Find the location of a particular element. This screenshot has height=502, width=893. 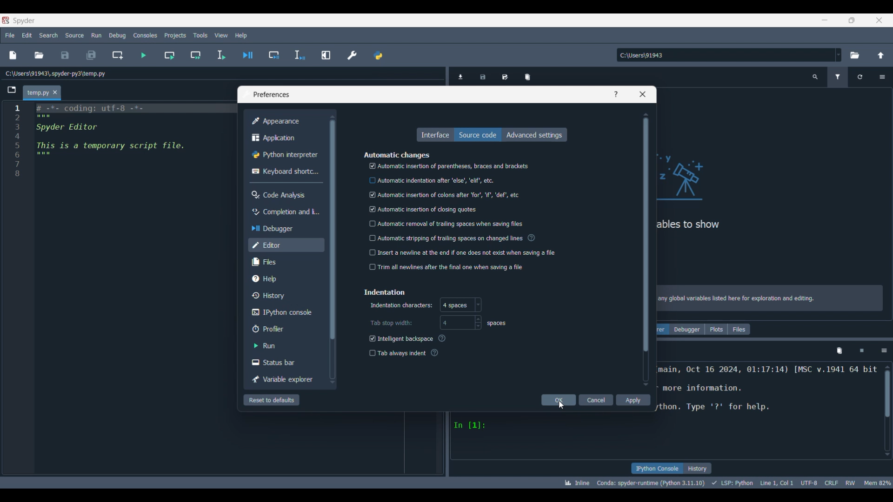

Appearance is located at coordinates (286, 121).